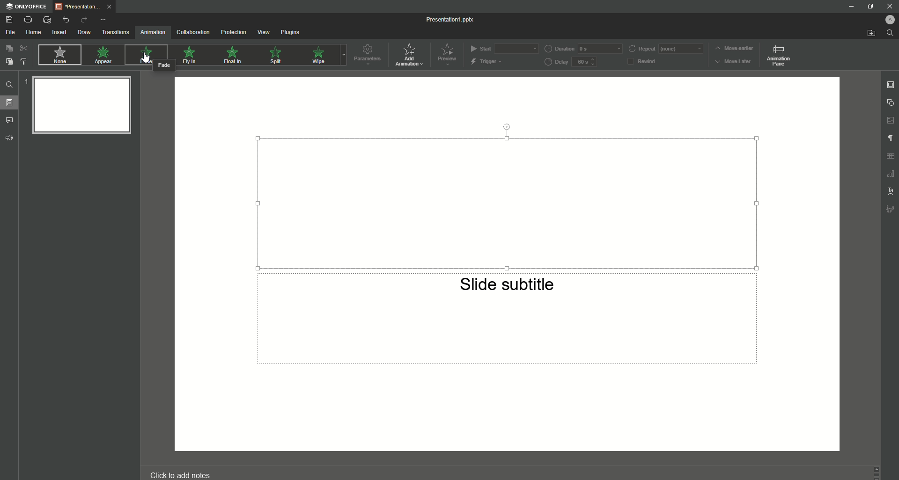 This screenshot has height=480, width=899. I want to click on Trigger, so click(487, 61).